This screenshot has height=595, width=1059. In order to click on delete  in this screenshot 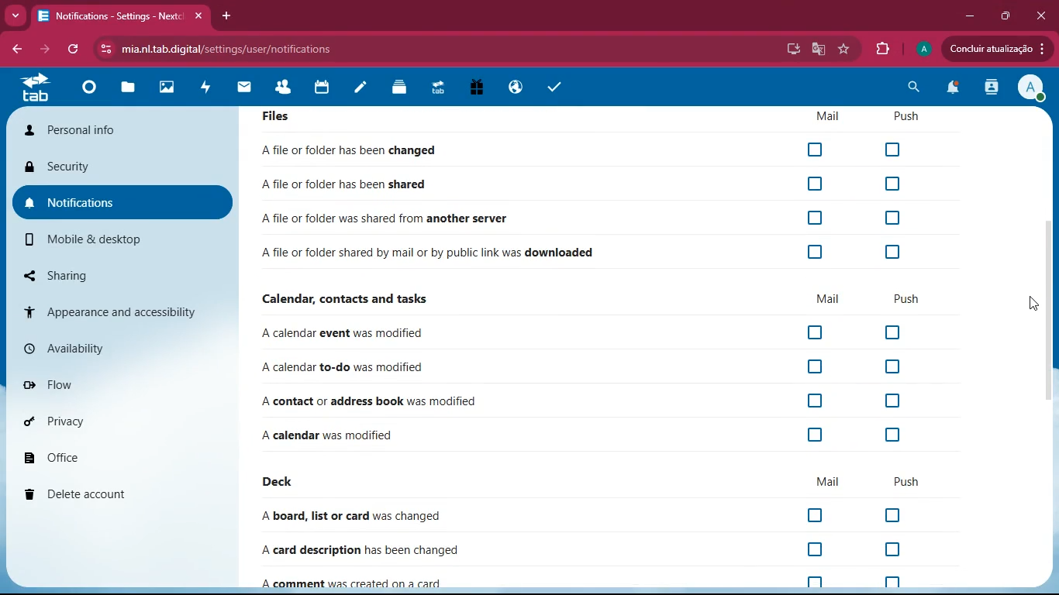, I will do `click(106, 490)`.